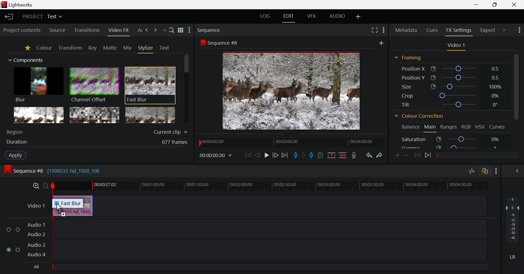  Describe the element at coordinates (92, 48) in the screenshot. I see `Key` at that location.